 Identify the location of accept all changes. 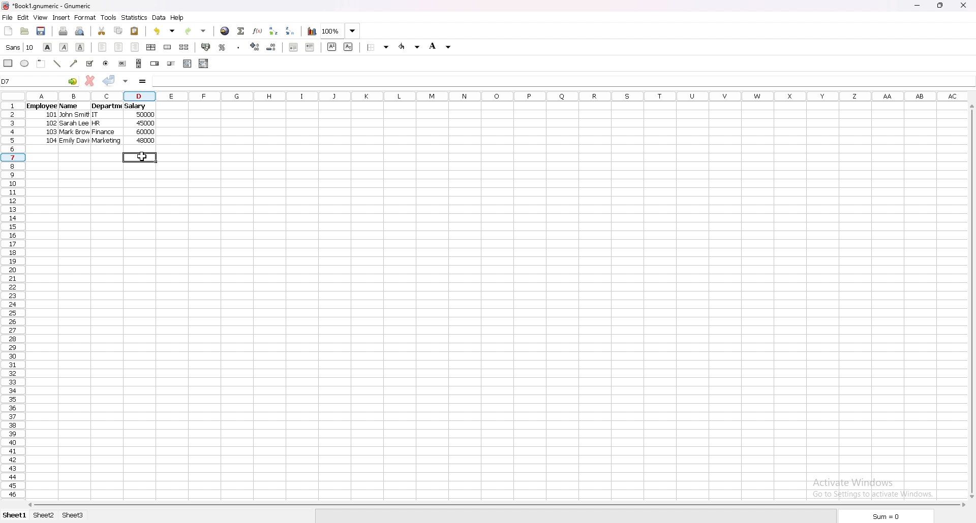
(126, 82).